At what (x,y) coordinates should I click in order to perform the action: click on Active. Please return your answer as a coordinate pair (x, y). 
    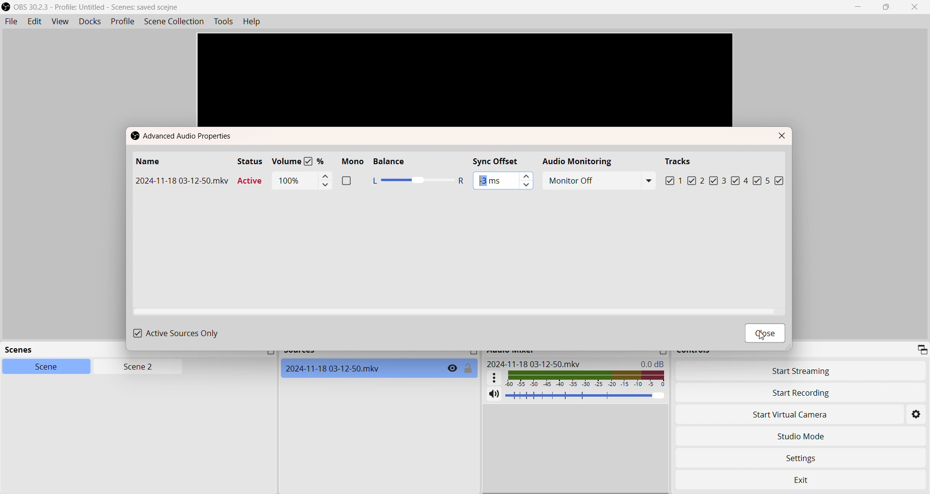
    Looking at the image, I should click on (251, 182).